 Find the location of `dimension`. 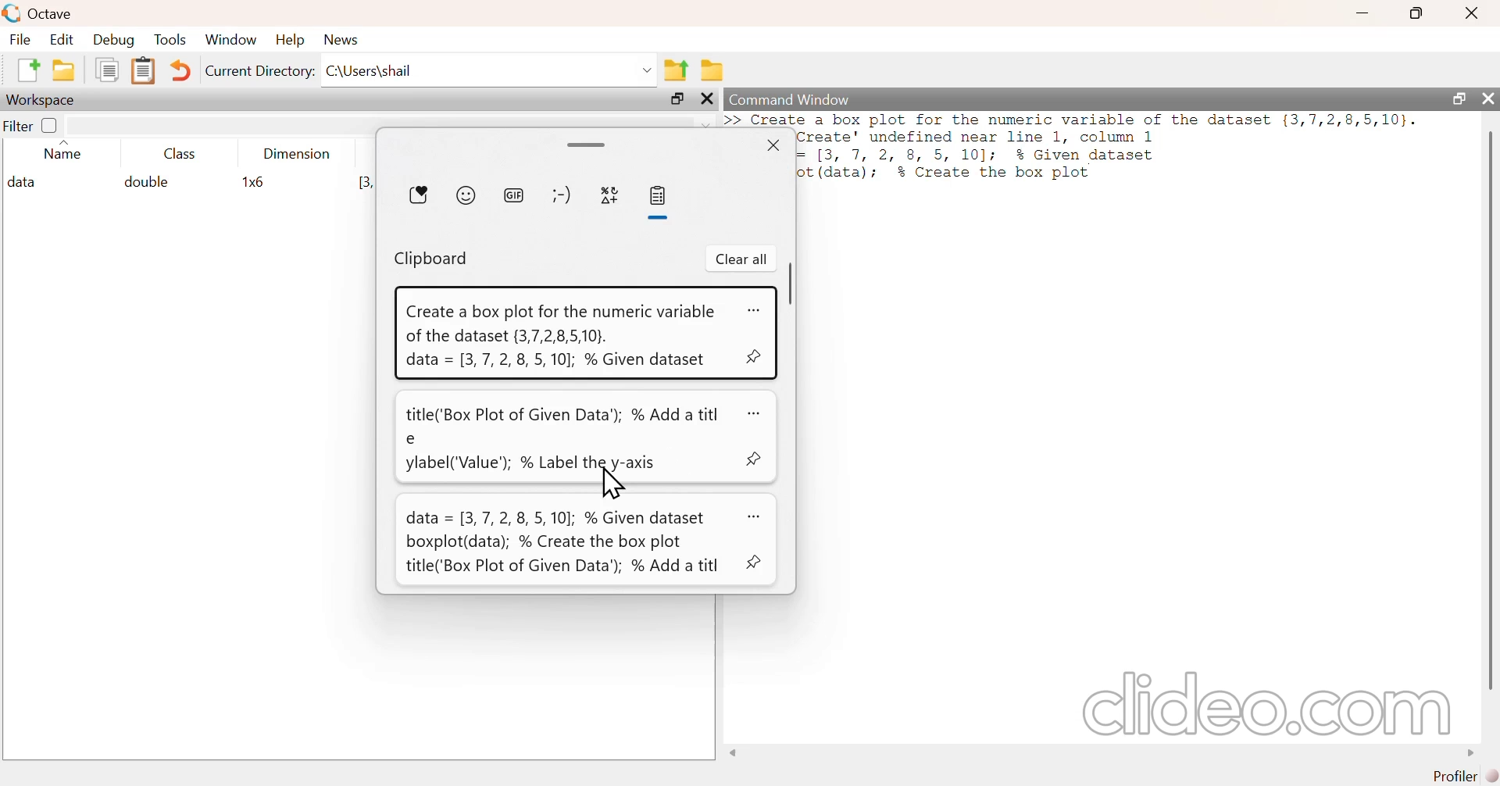

dimension is located at coordinates (298, 152).